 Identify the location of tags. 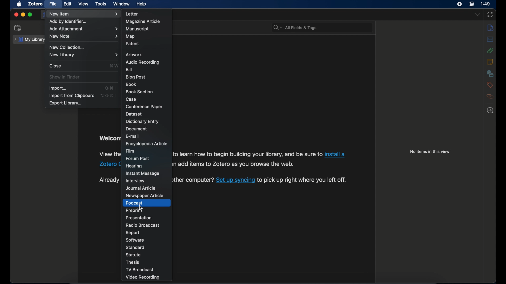
(490, 85).